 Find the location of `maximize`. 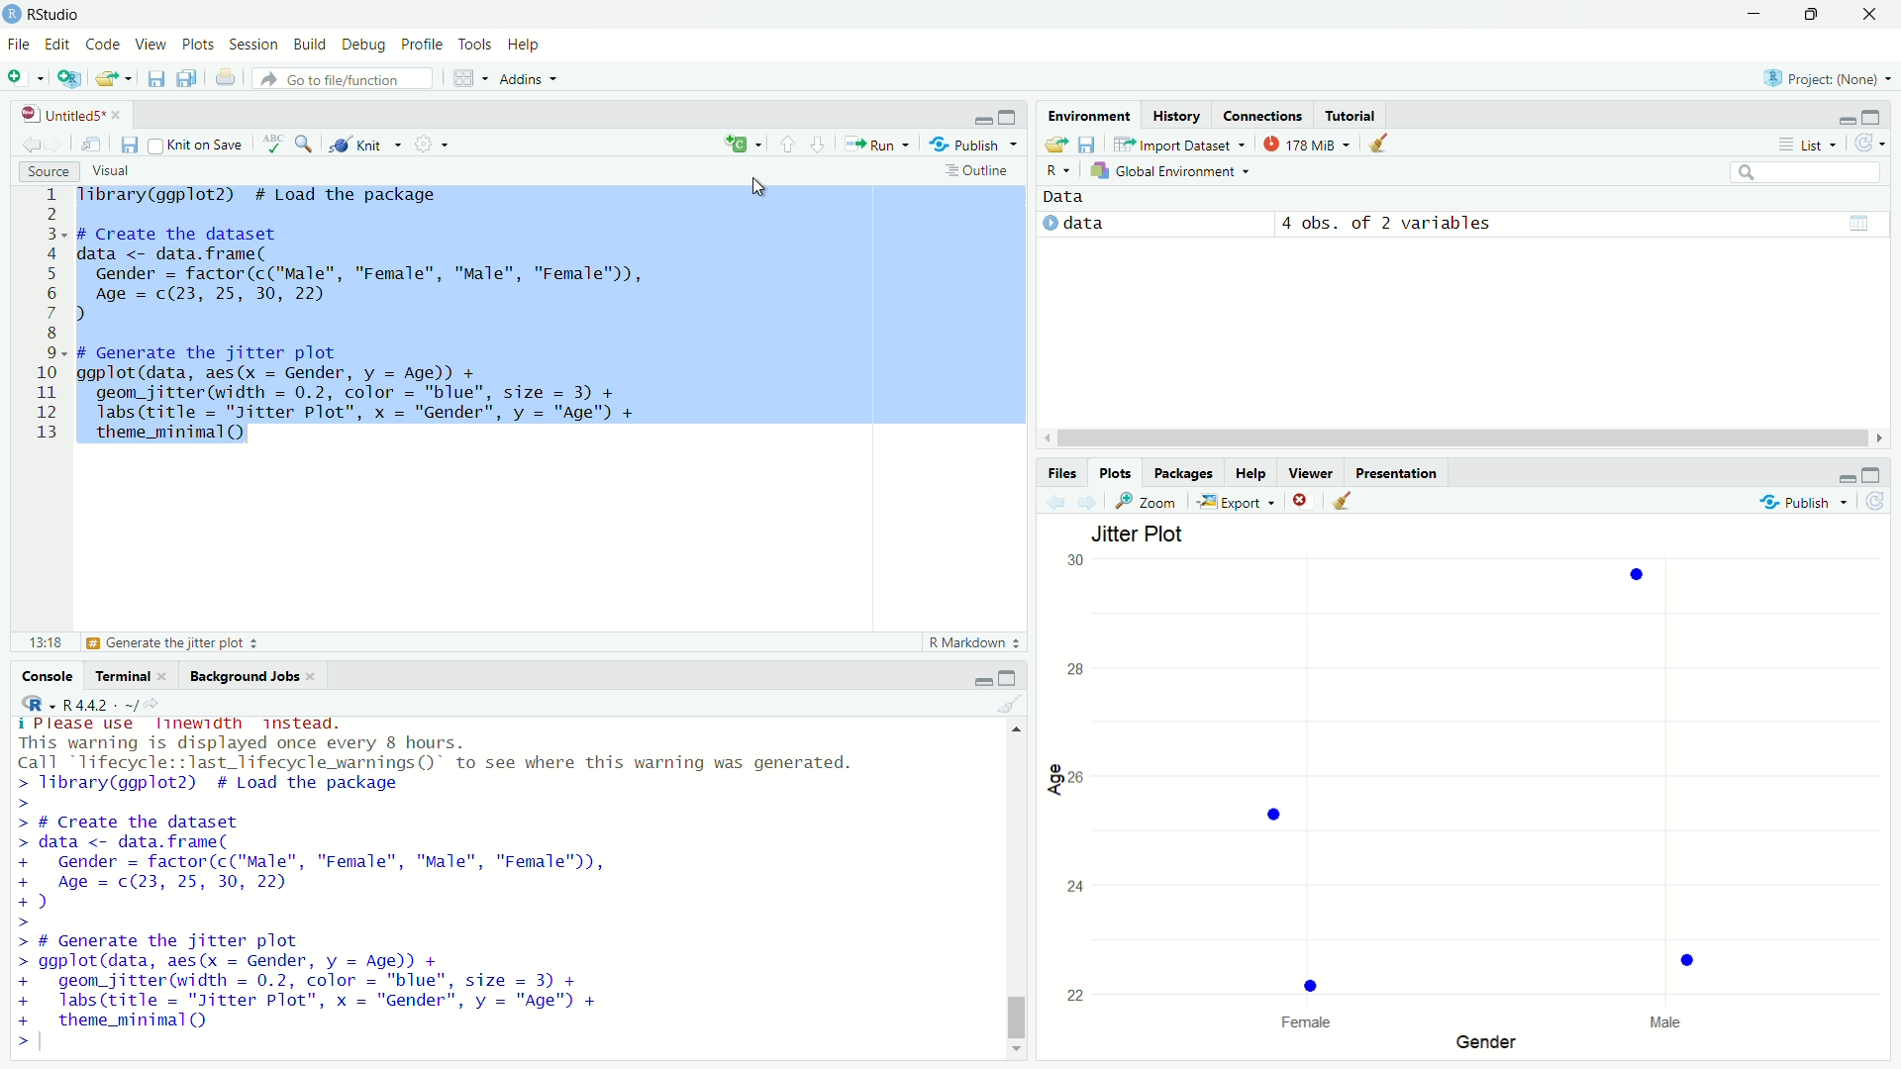

maximize is located at coordinates (1012, 115).